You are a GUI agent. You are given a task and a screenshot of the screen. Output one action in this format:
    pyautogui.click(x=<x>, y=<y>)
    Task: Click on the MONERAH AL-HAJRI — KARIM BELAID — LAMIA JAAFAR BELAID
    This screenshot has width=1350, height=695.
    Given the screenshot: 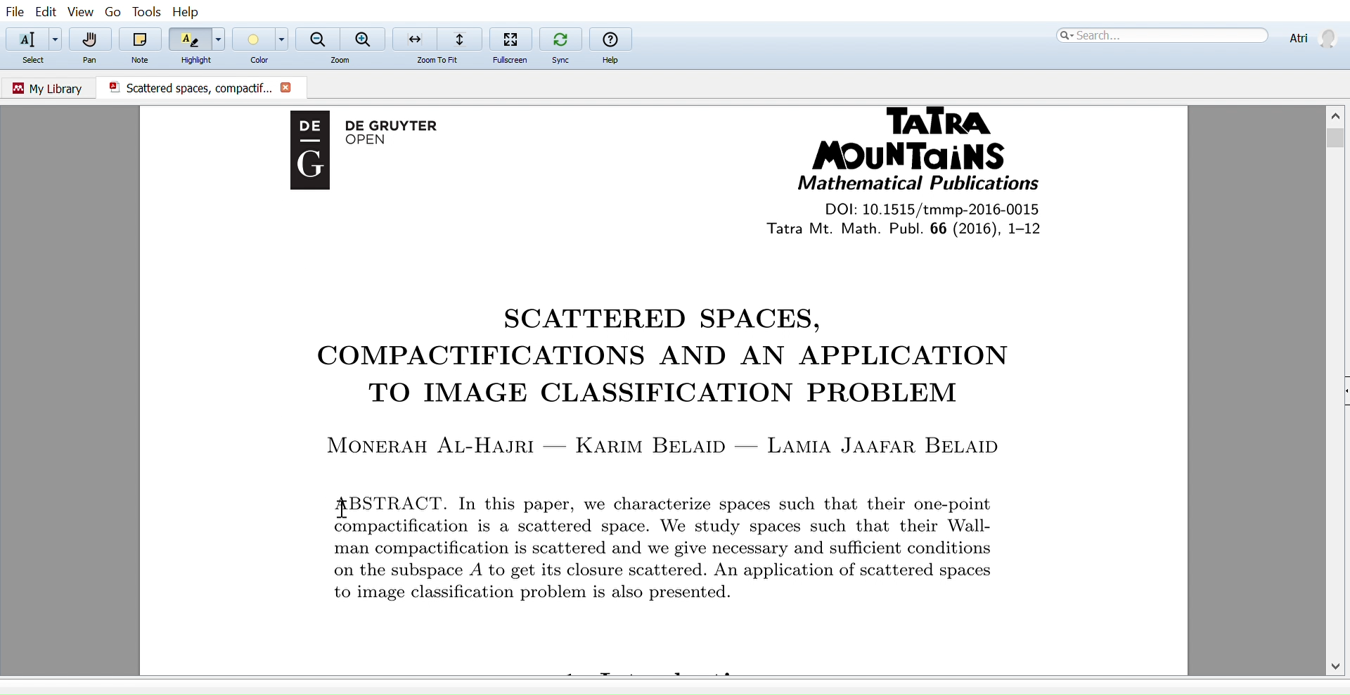 What is the action you would take?
    pyautogui.click(x=668, y=444)
    